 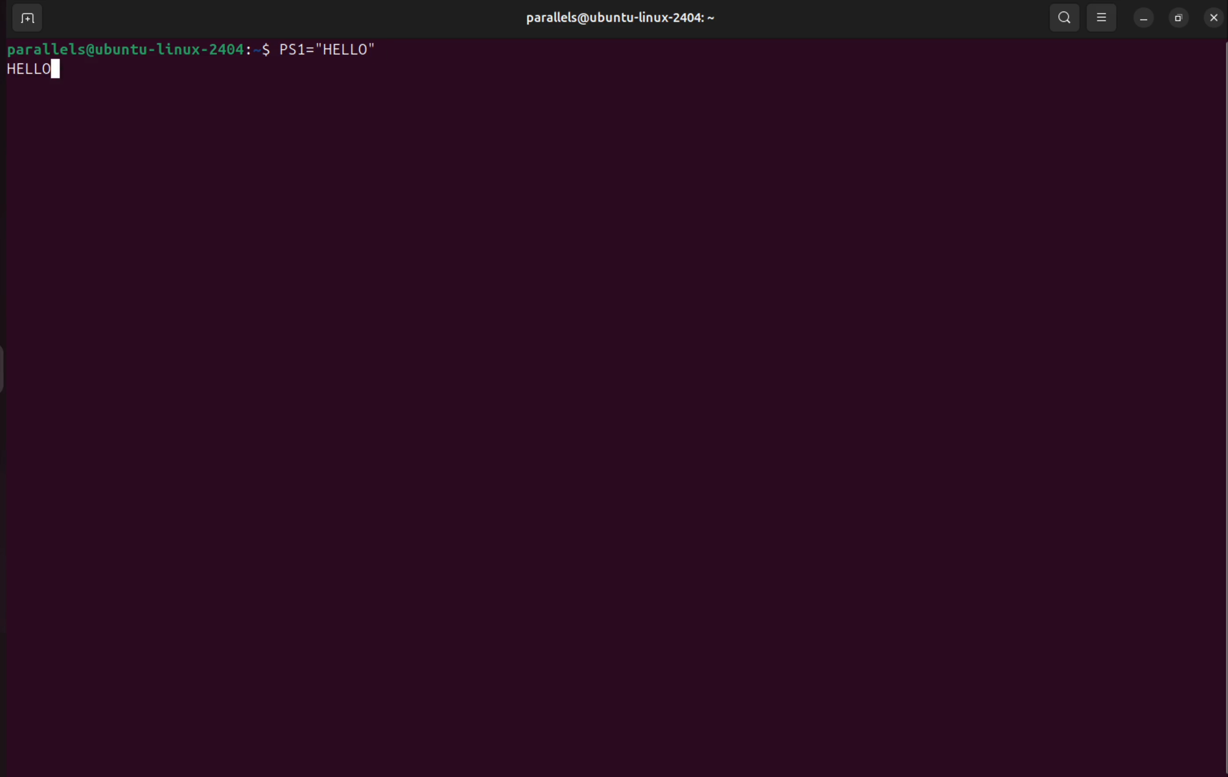 What do you see at coordinates (613, 17) in the screenshot?
I see `parallels username` at bounding box center [613, 17].